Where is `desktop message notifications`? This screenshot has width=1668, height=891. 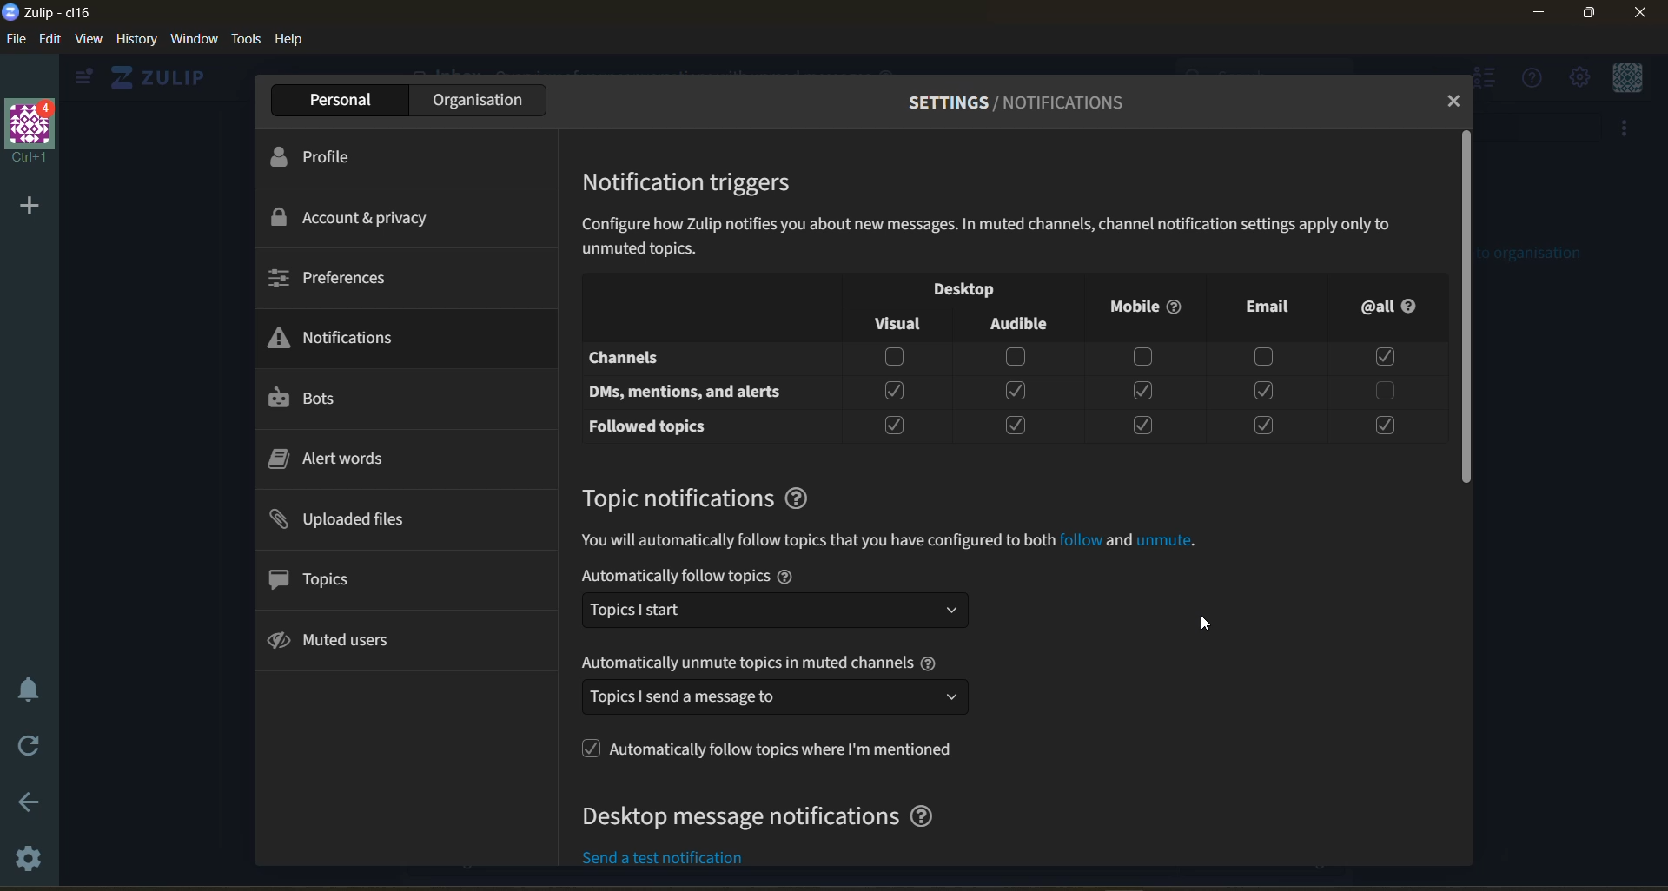 desktop message notifications is located at coordinates (762, 821).